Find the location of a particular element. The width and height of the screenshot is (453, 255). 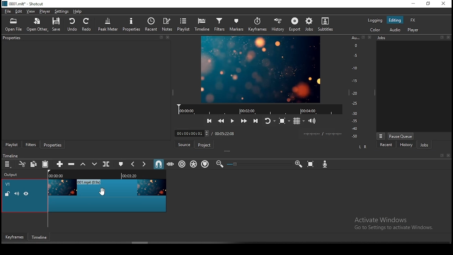

elapsed time is located at coordinates (191, 133).